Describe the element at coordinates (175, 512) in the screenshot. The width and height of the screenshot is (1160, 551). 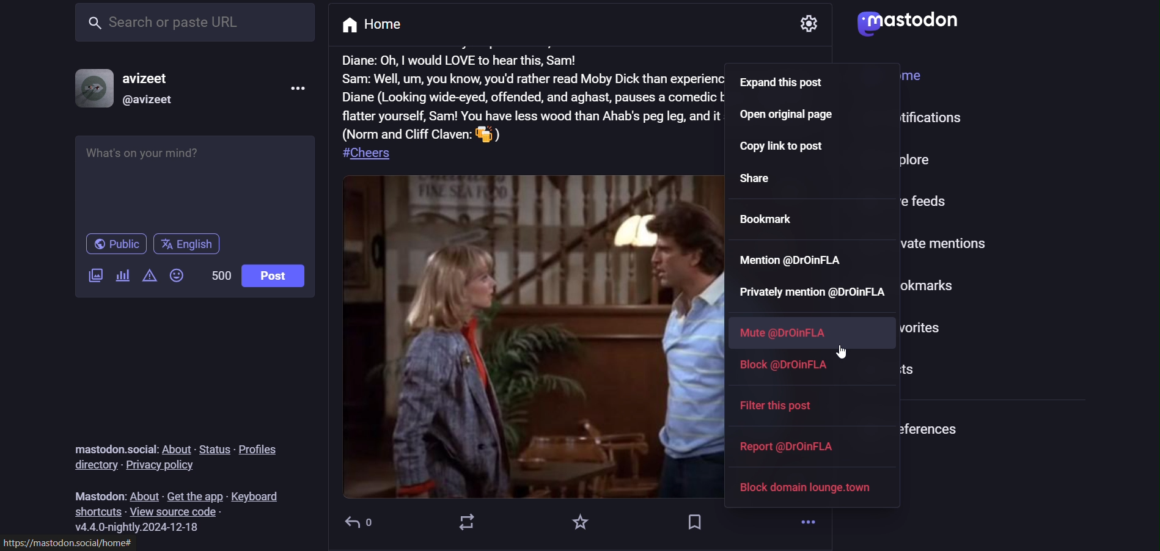
I see `view source code` at that location.